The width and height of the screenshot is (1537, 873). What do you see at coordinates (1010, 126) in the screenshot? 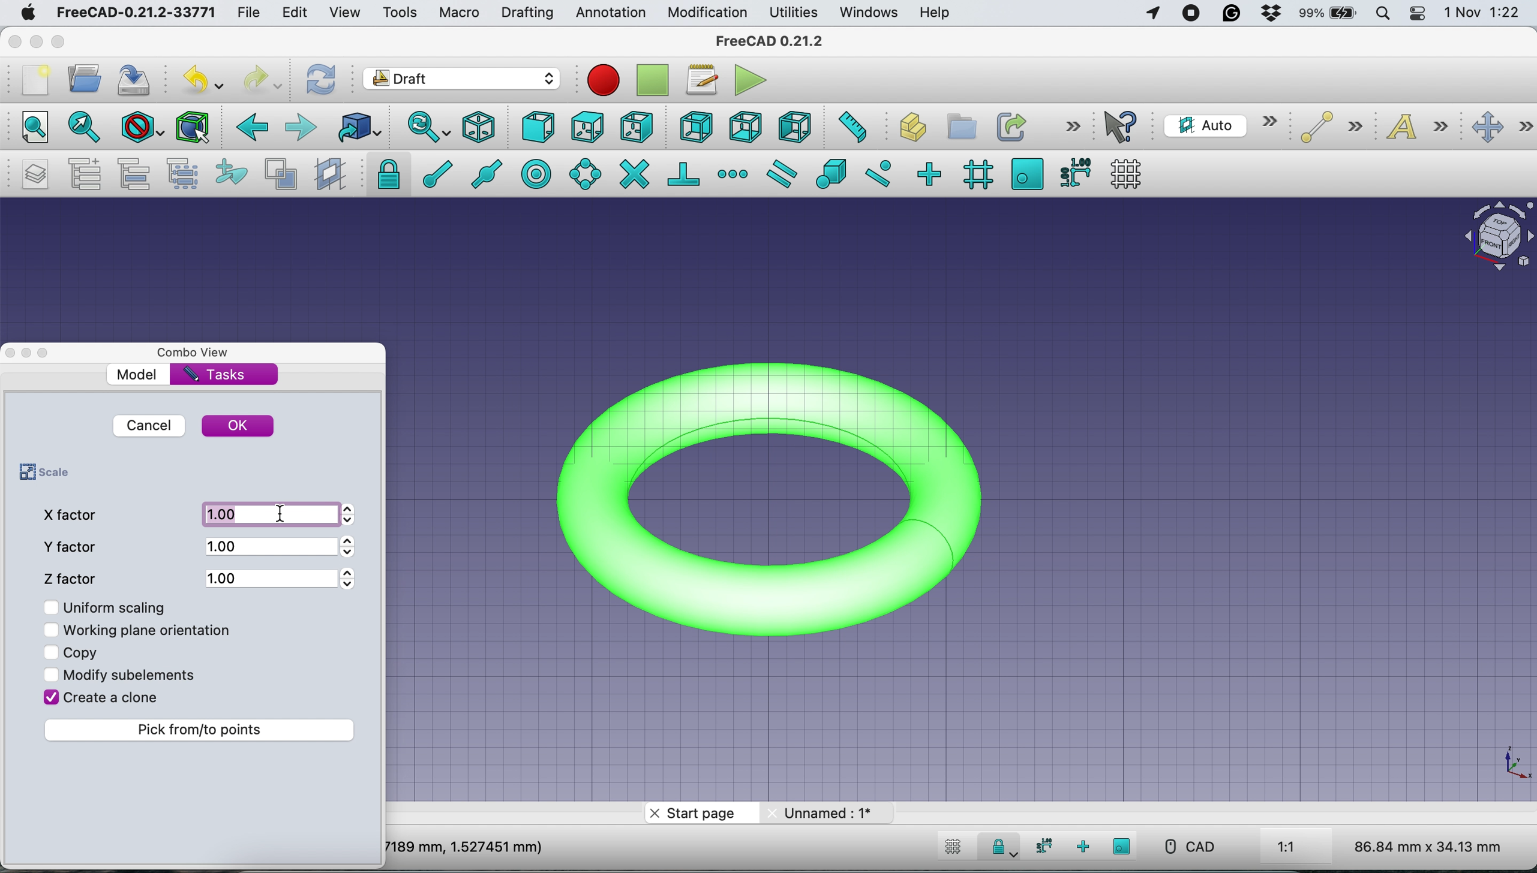
I see `make link` at bounding box center [1010, 126].